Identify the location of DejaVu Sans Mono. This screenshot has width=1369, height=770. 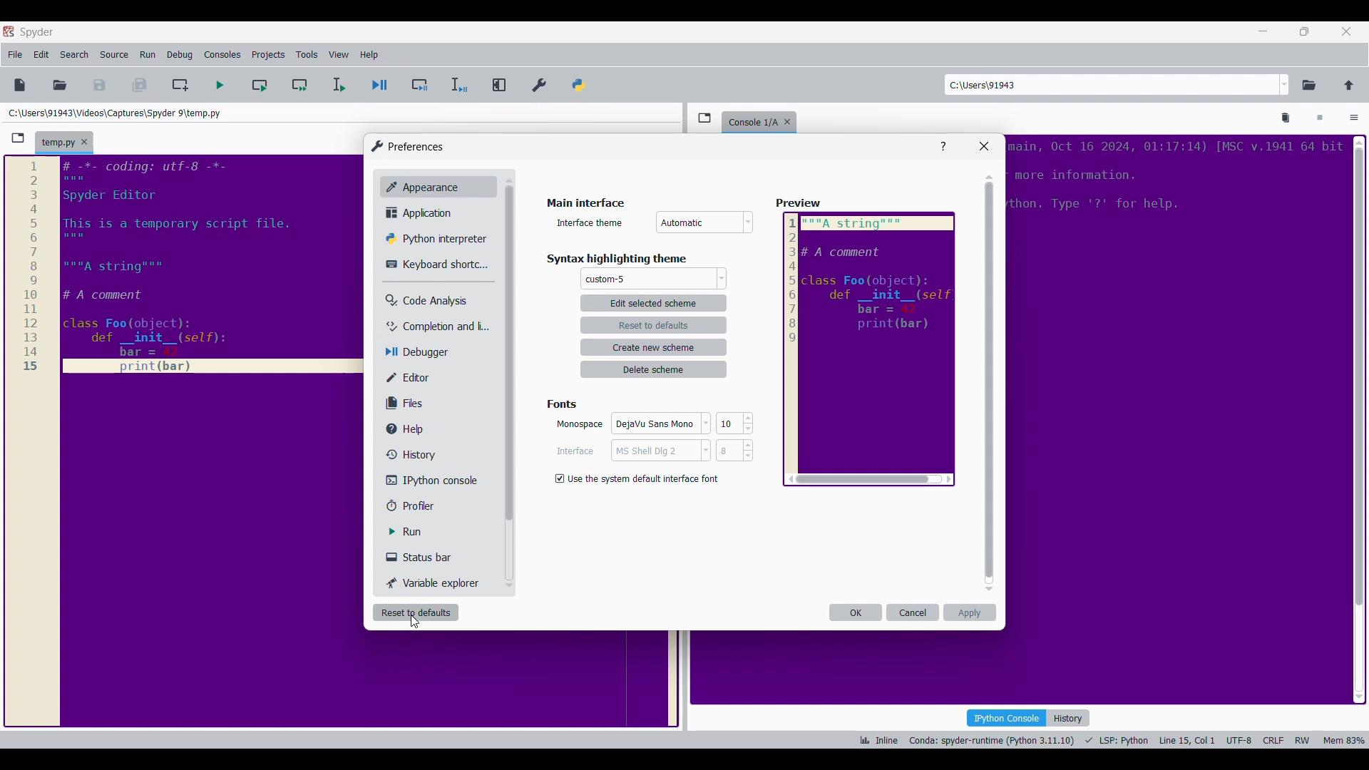
(662, 422).